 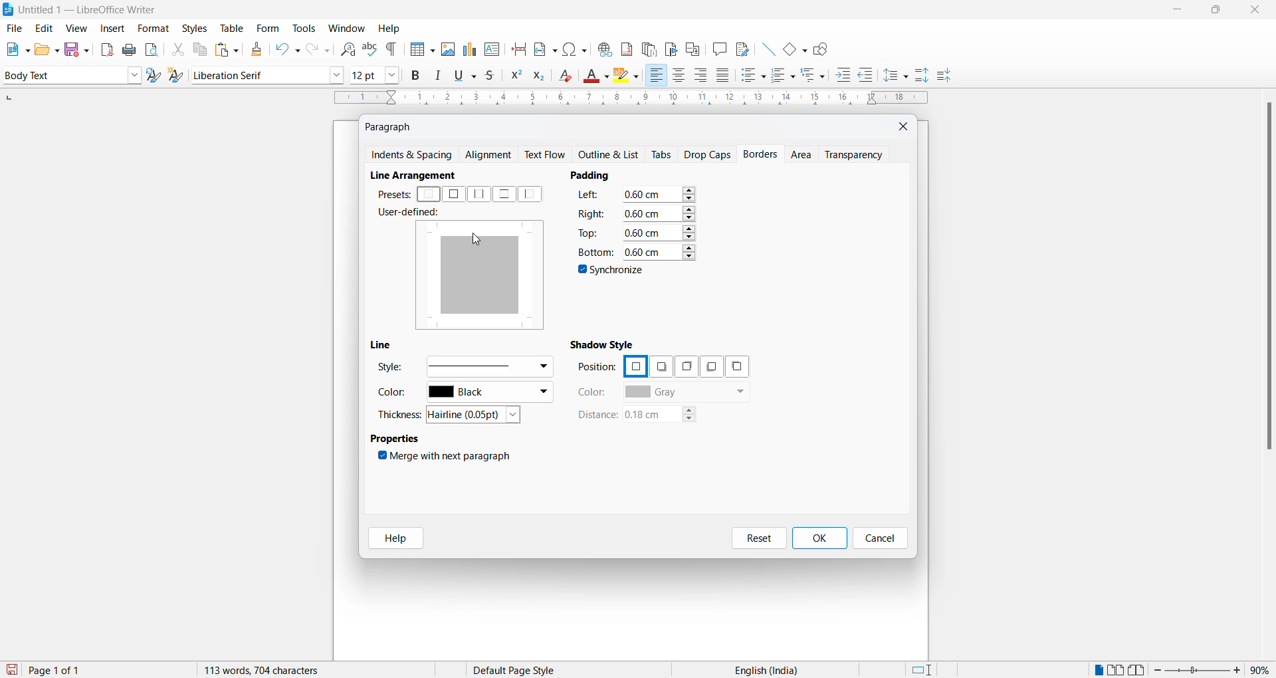 I want to click on insert cross-reference, so click(x=741, y=48).